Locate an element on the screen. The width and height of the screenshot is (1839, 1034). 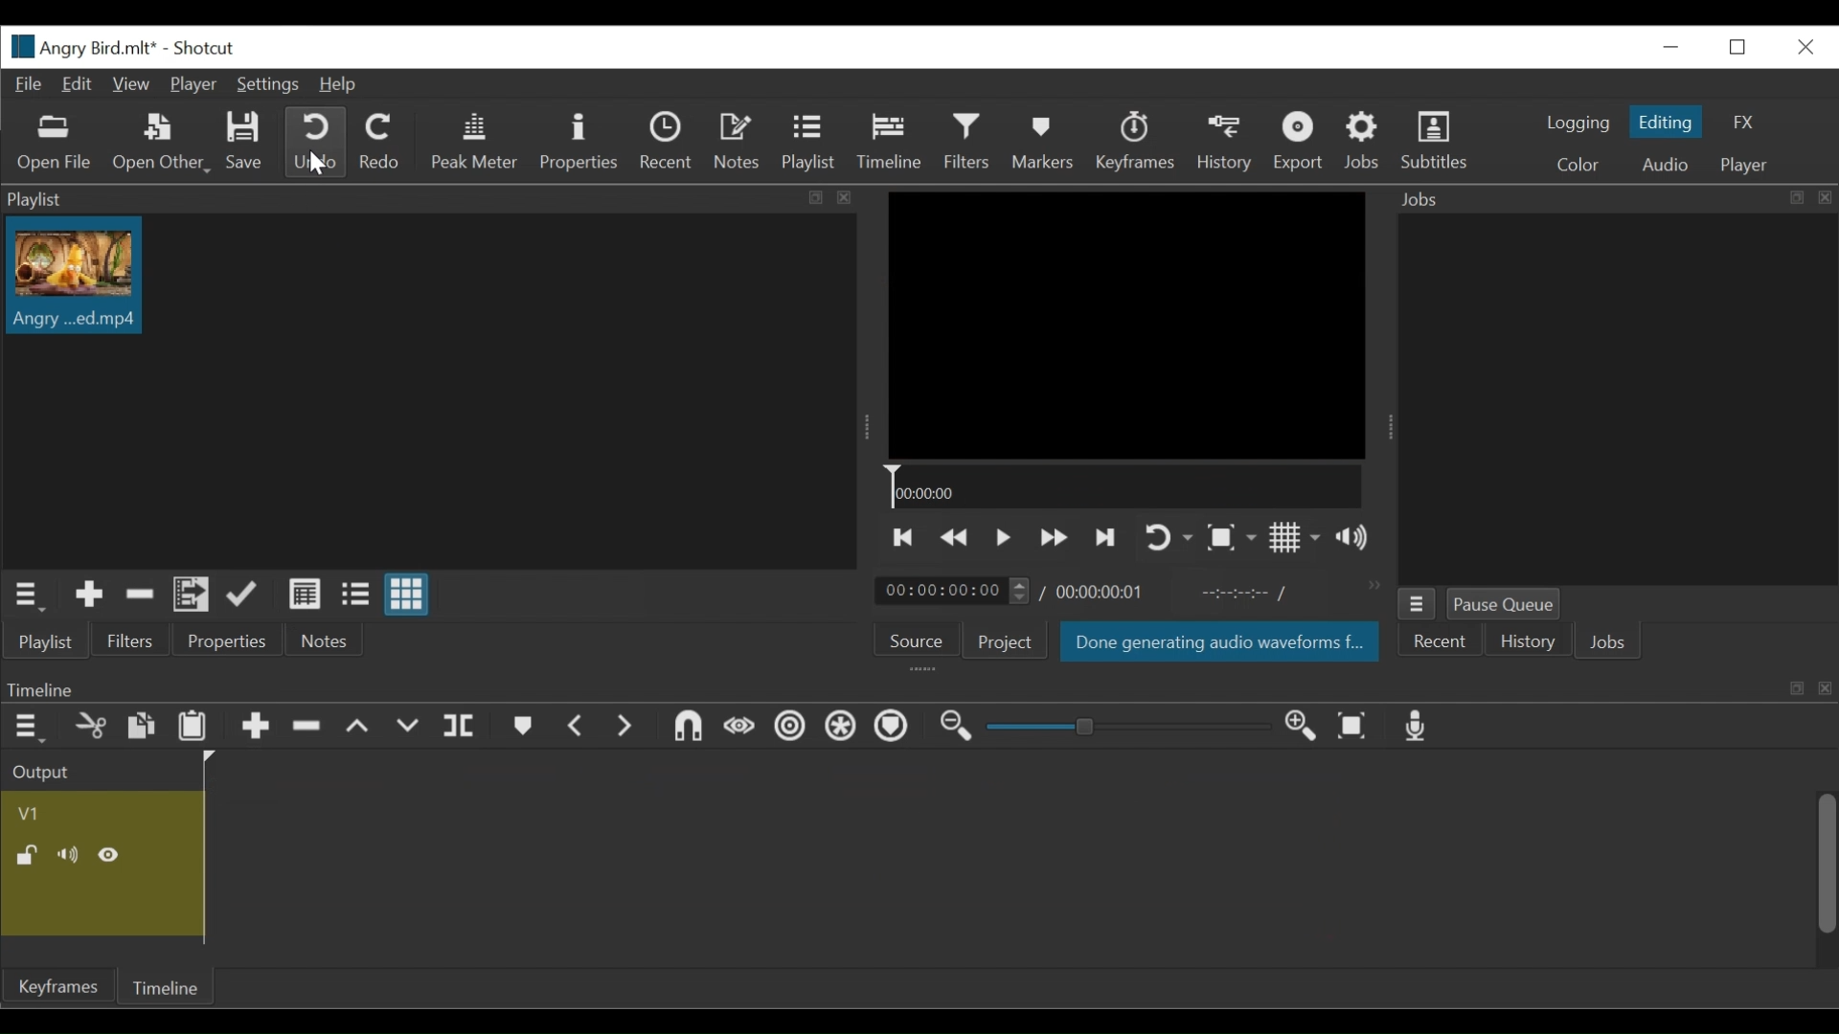
Total duration is located at coordinates (1101, 591).